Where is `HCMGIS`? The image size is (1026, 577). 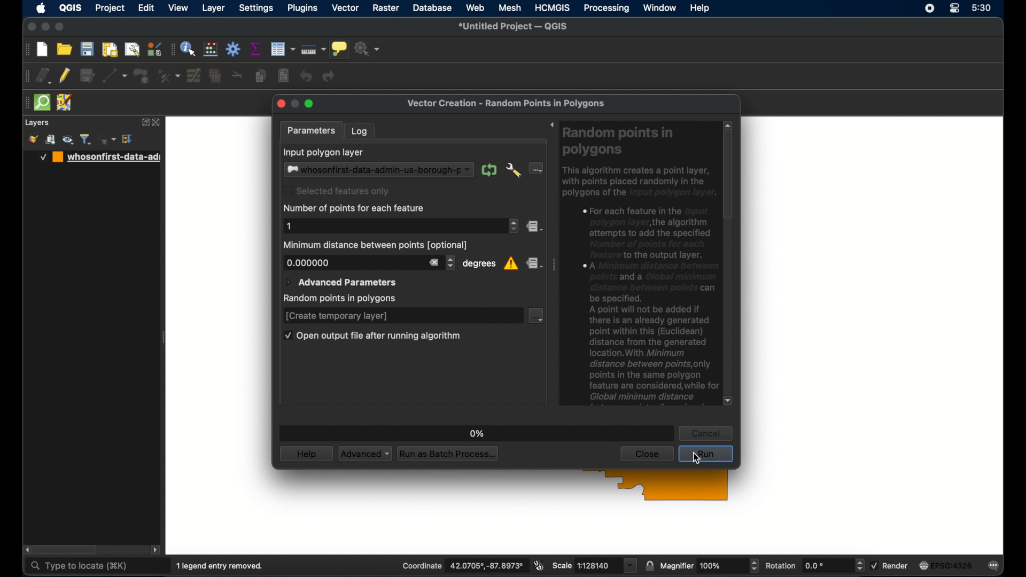
HCMGIS is located at coordinates (551, 7).